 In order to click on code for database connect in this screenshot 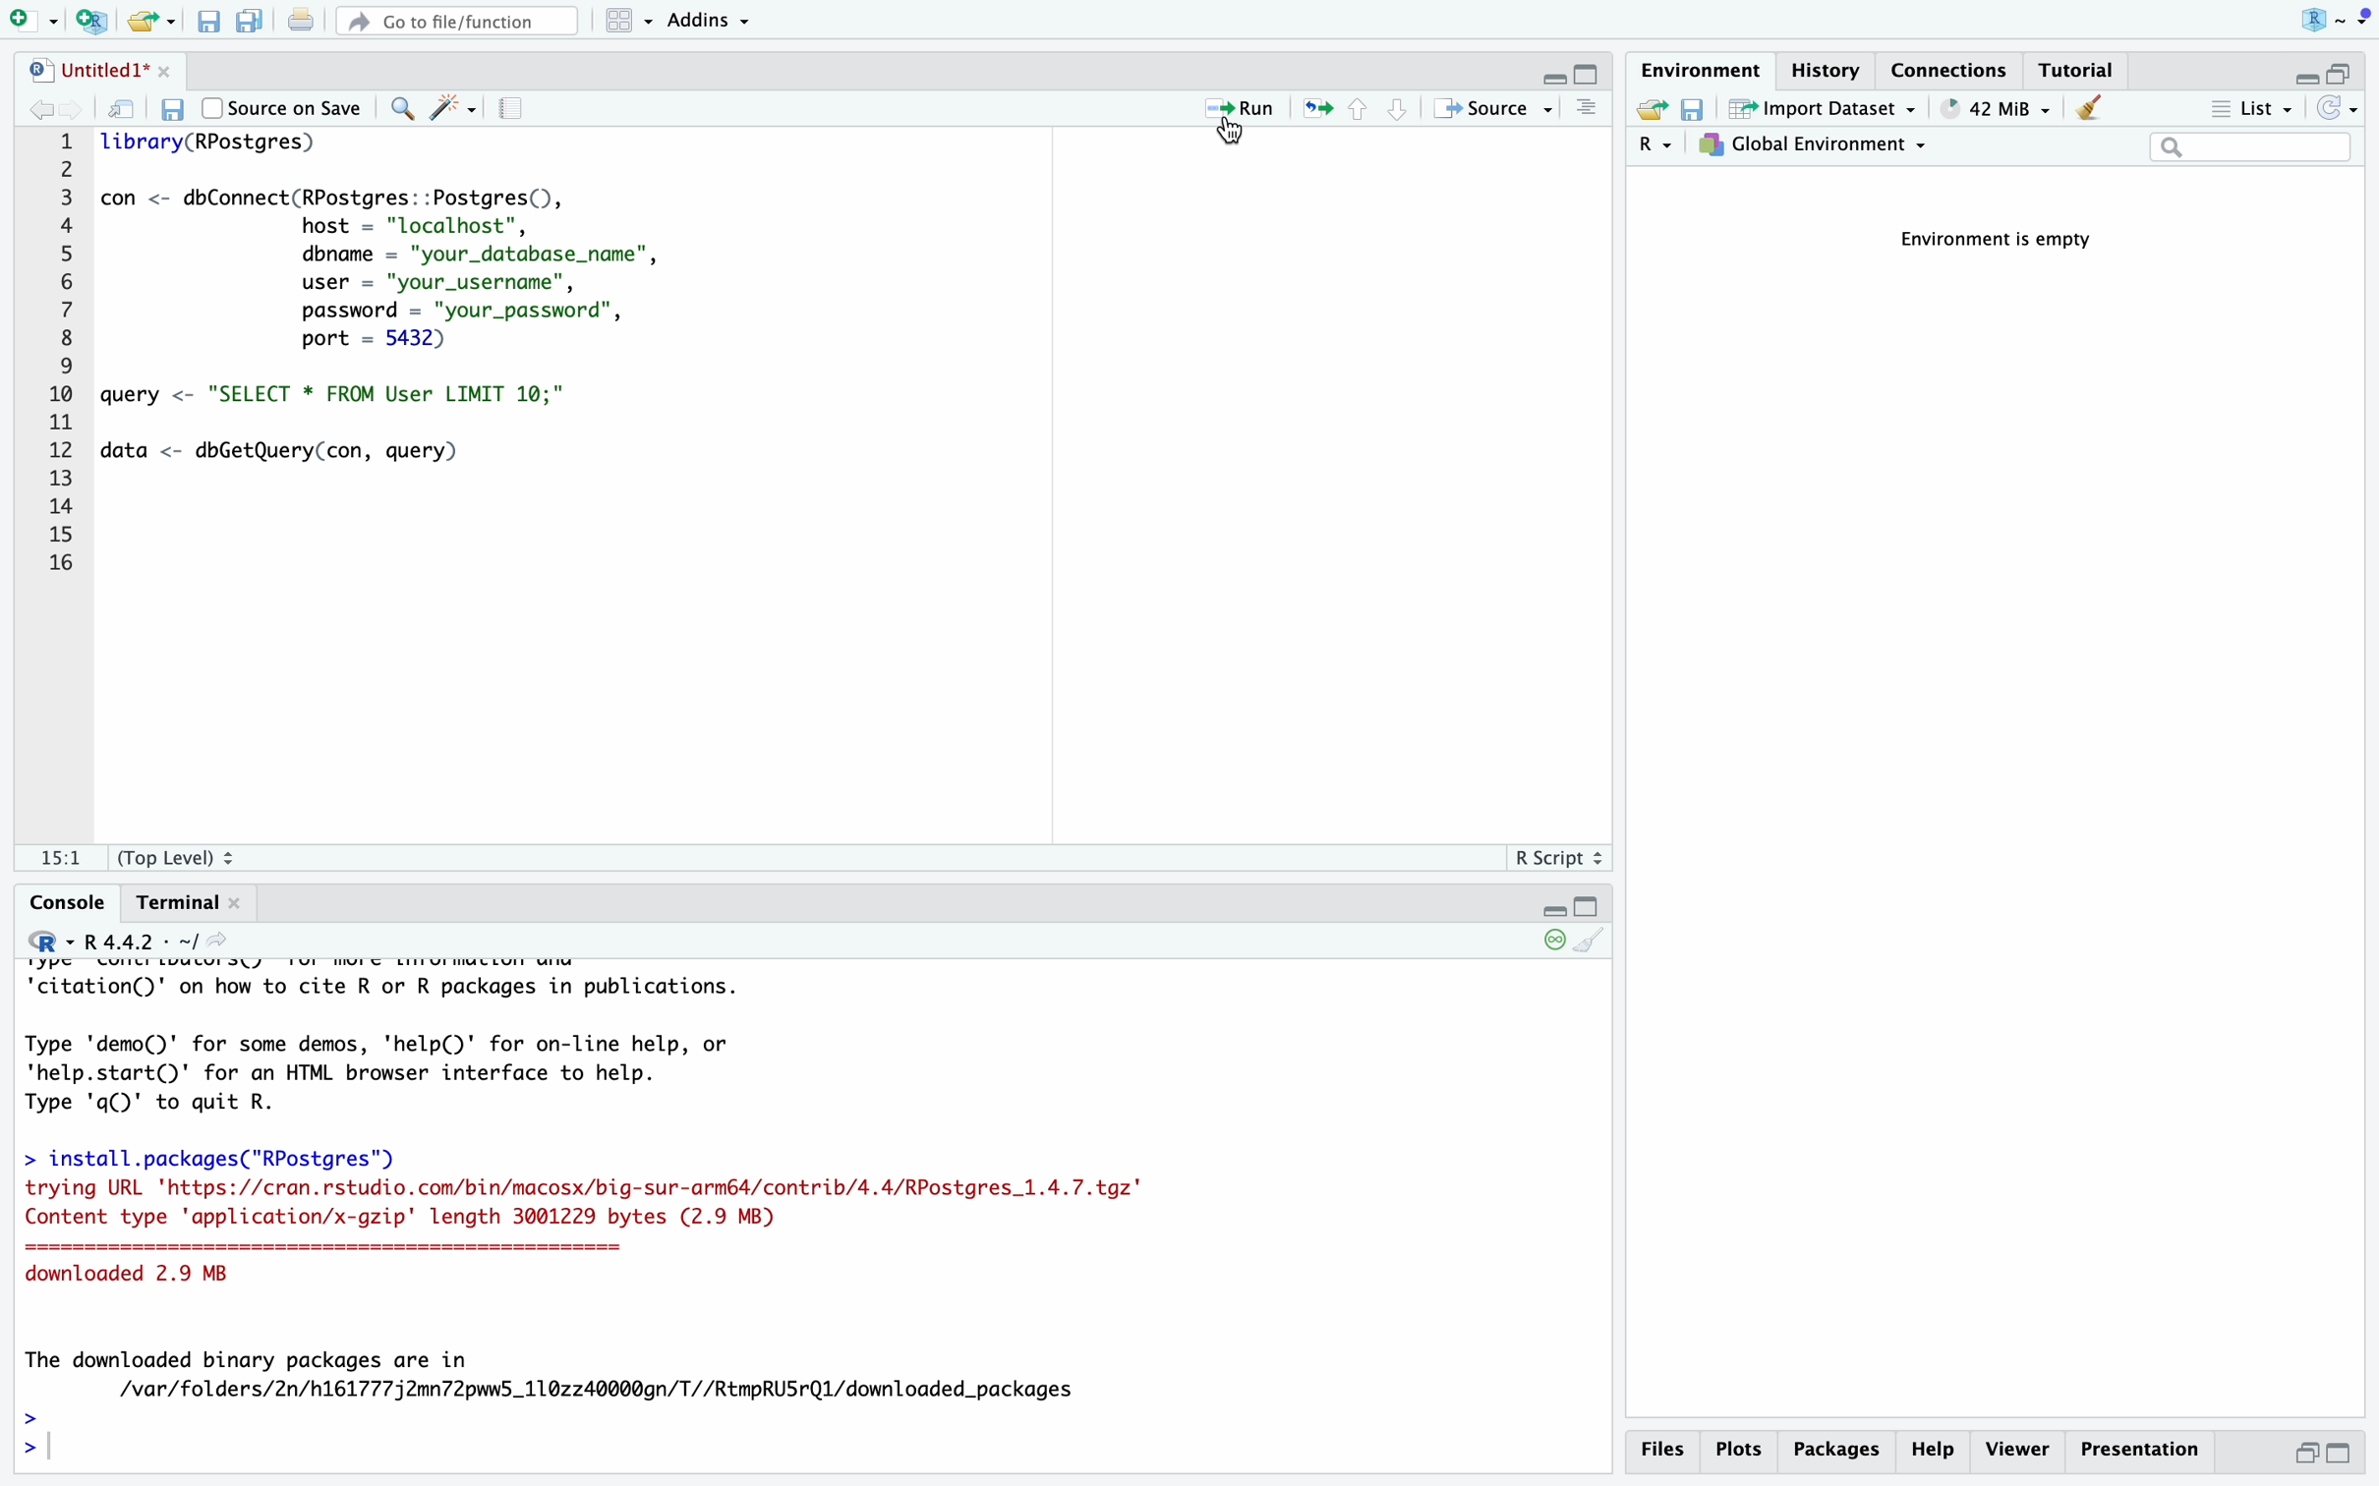, I will do `click(394, 268)`.